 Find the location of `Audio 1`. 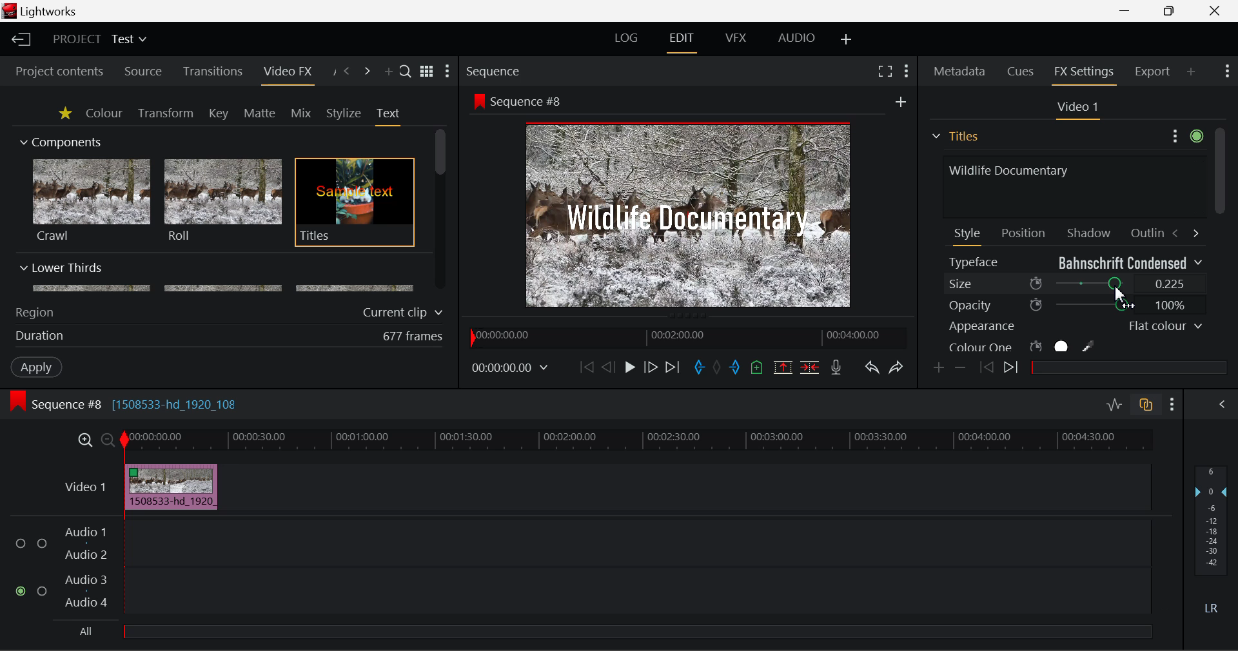

Audio 1 is located at coordinates (84, 534).